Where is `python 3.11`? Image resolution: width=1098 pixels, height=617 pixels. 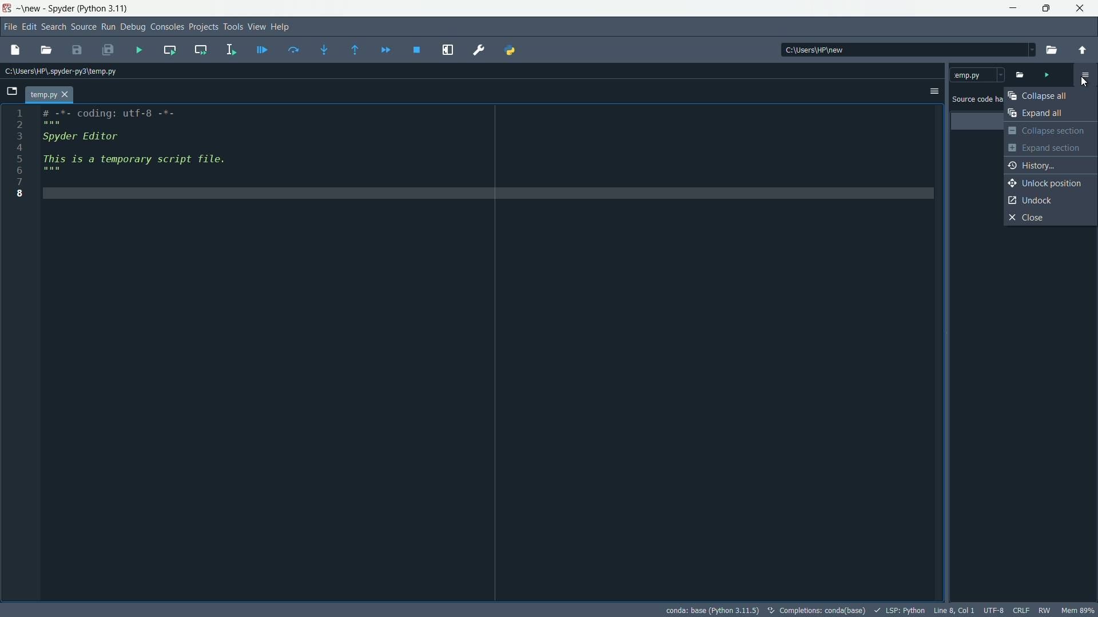
python 3.11 is located at coordinates (105, 9).